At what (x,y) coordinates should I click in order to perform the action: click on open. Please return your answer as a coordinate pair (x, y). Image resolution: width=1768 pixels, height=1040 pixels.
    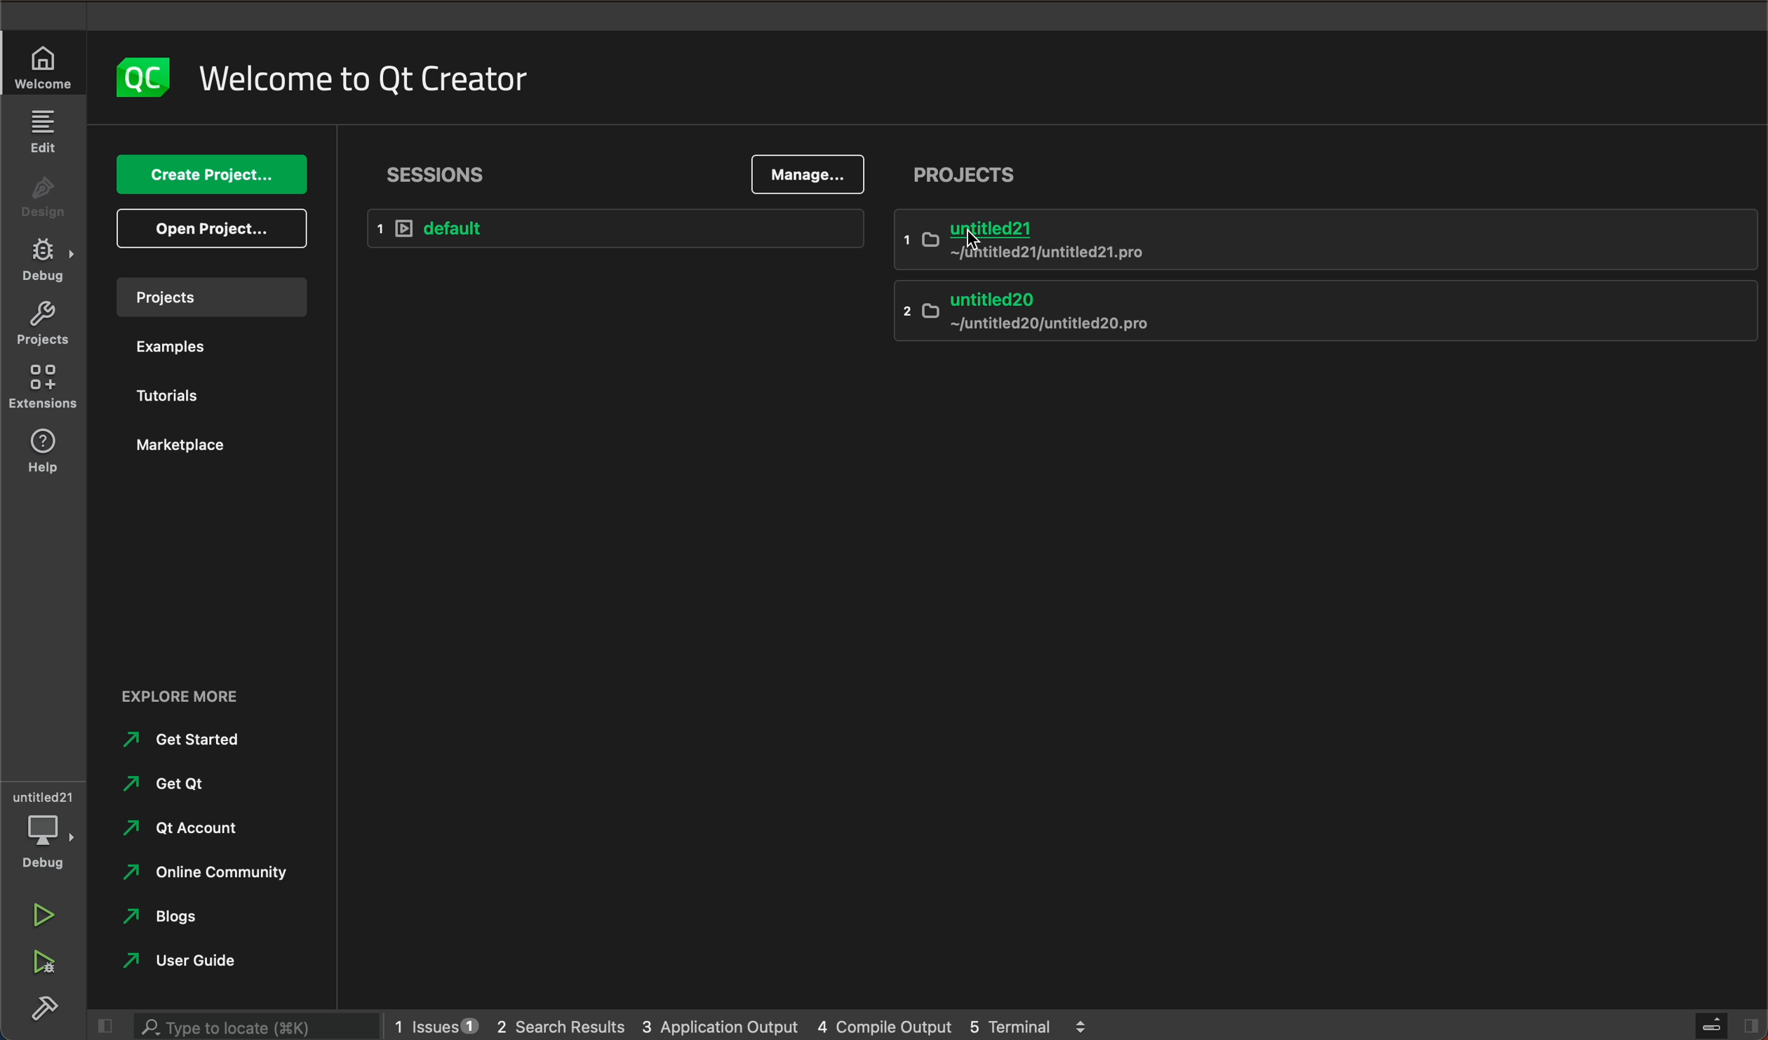
    Looking at the image, I should click on (216, 228).